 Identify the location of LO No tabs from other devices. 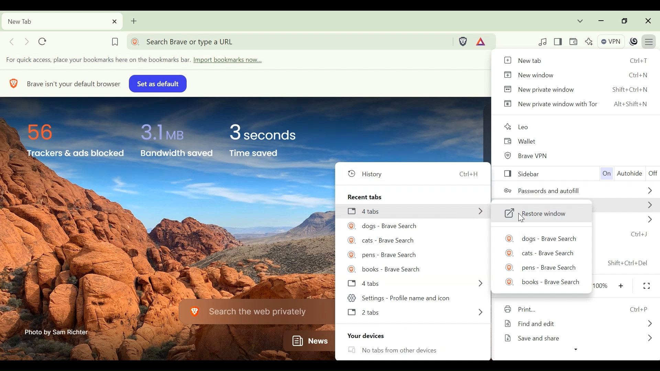
(410, 350).